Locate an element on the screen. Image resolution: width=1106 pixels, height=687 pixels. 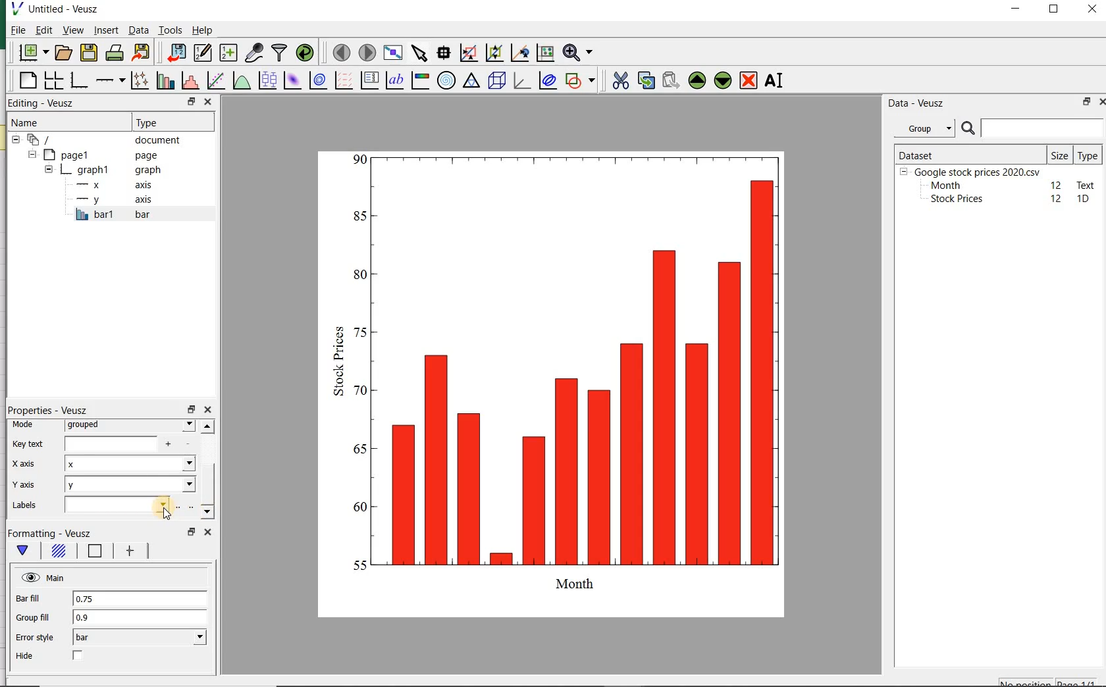
plot a function is located at coordinates (240, 82).